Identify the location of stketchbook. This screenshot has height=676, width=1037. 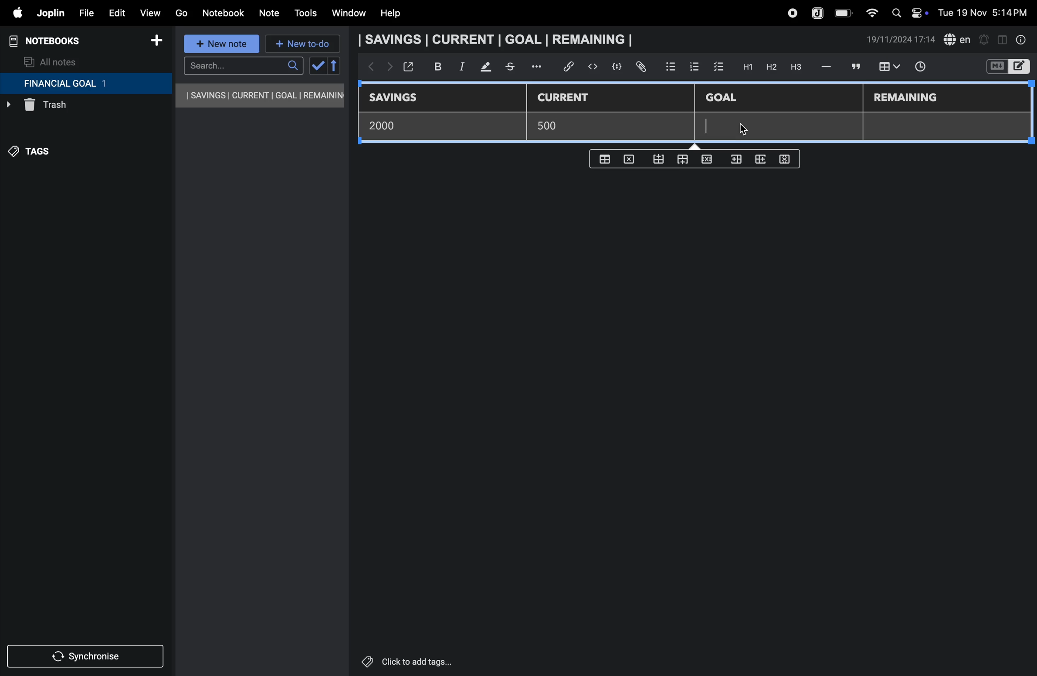
(511, 68).